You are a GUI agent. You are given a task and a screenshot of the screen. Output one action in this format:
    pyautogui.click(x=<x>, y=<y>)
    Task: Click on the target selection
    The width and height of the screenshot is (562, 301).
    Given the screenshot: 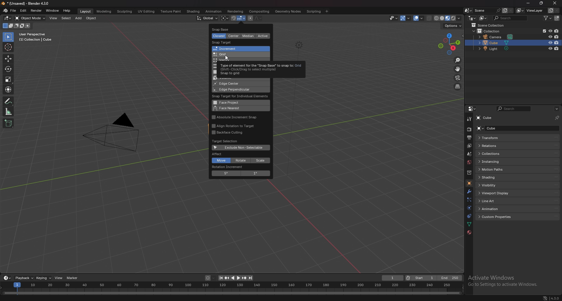 What is the action you would take?
    pyautogui.click(x=225, y=141)
    